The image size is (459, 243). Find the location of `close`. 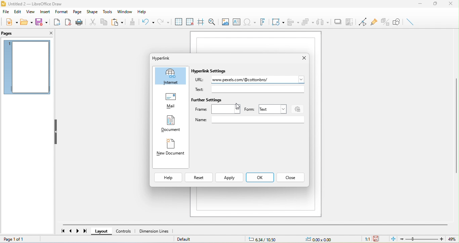

close is located at coordinates (49, 33).